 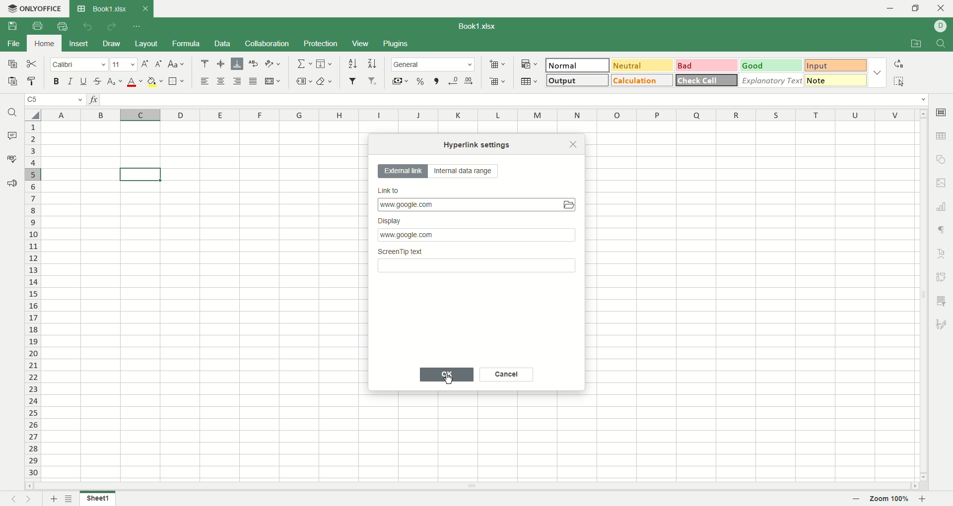 What do you see at coordinates (941, 229) in the screenshot?
I see `paragraph settings` at bounding box center [941, 229].